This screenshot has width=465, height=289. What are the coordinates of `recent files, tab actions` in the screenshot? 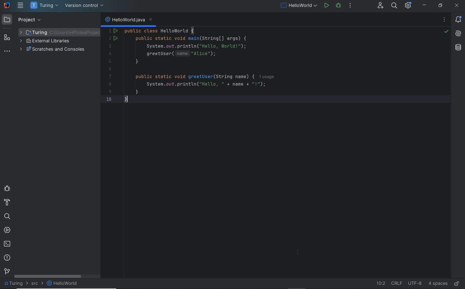 It's located at (444, 20).